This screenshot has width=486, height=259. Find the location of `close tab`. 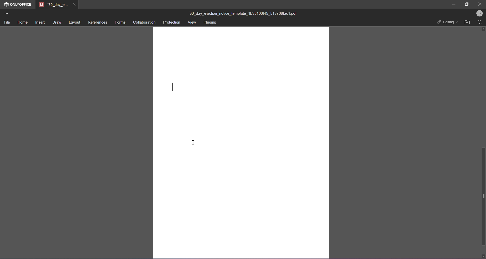

close tab is located at coordinates (74, 5).